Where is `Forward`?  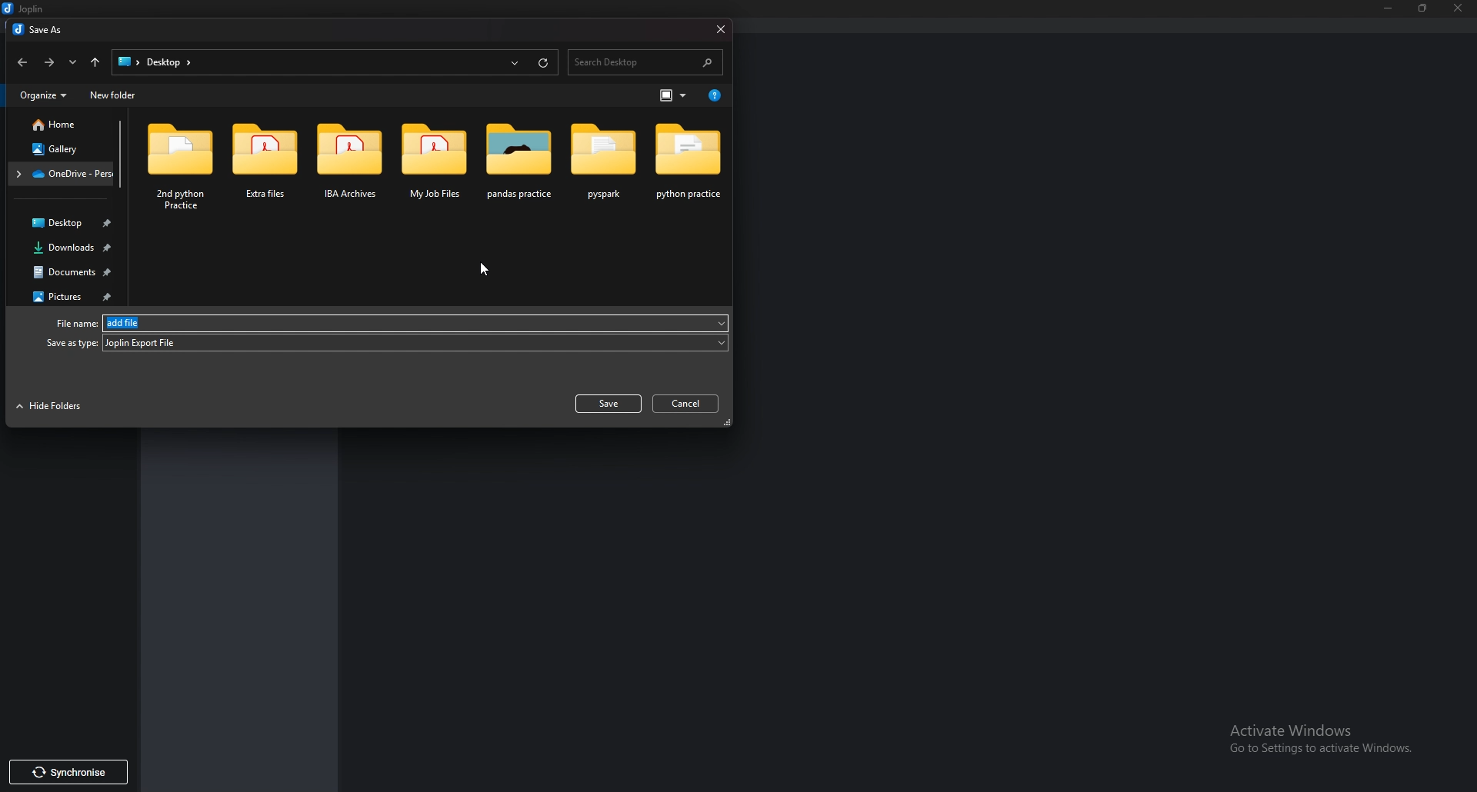
Forward is located at coordinates (50, 63).